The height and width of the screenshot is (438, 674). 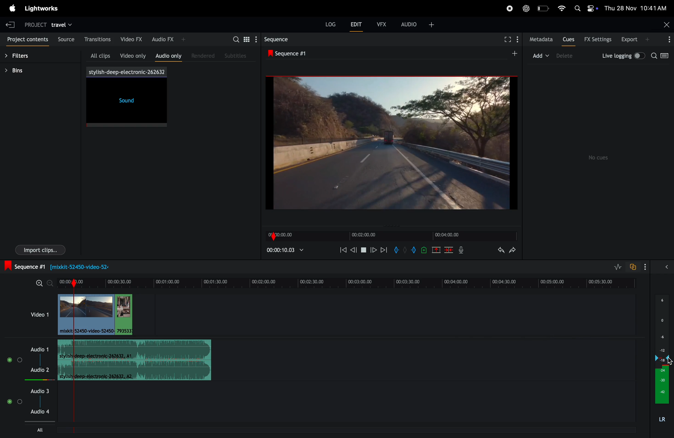 What do you see at coordinates (84, 408) in the screenshot?
I see `Sequence Marker` at bounding box center [84, 408].